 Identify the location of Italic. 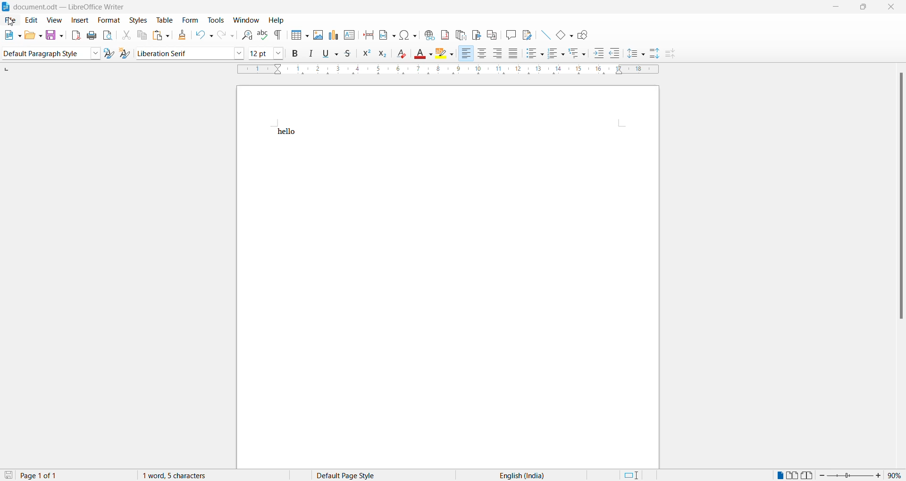
(310, 55).